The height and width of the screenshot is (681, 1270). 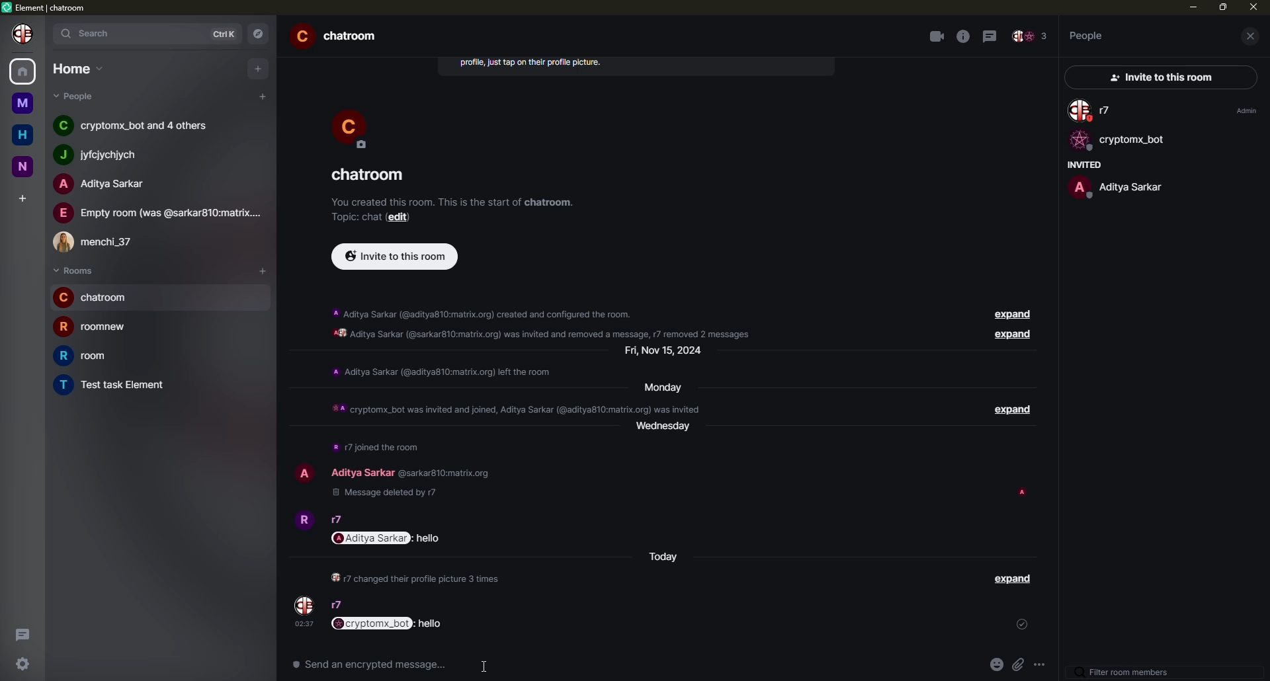 I want to click on deleted, so click(x=385, y=496).